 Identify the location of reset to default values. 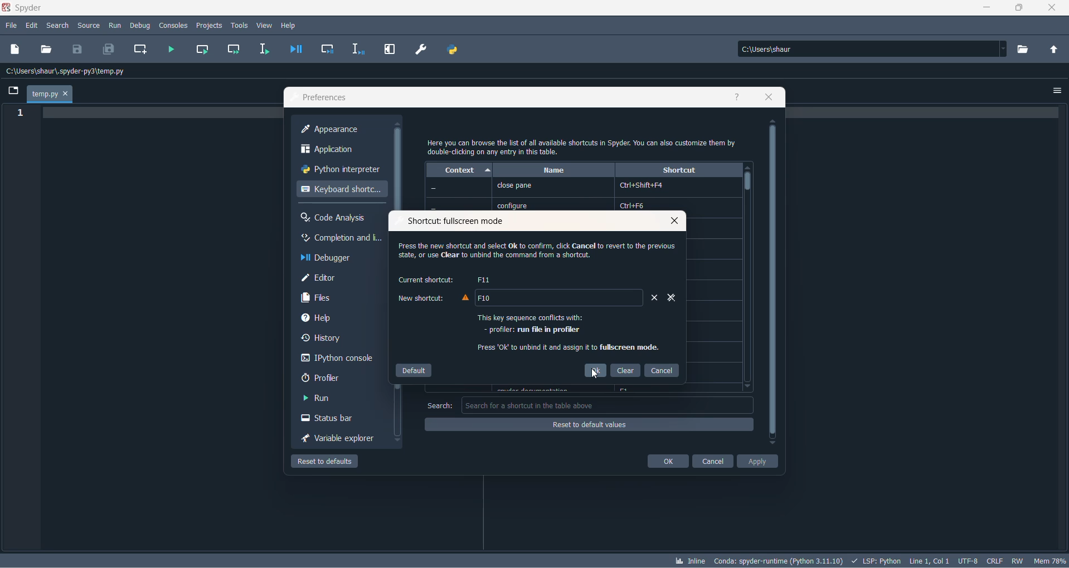
(590, 424).